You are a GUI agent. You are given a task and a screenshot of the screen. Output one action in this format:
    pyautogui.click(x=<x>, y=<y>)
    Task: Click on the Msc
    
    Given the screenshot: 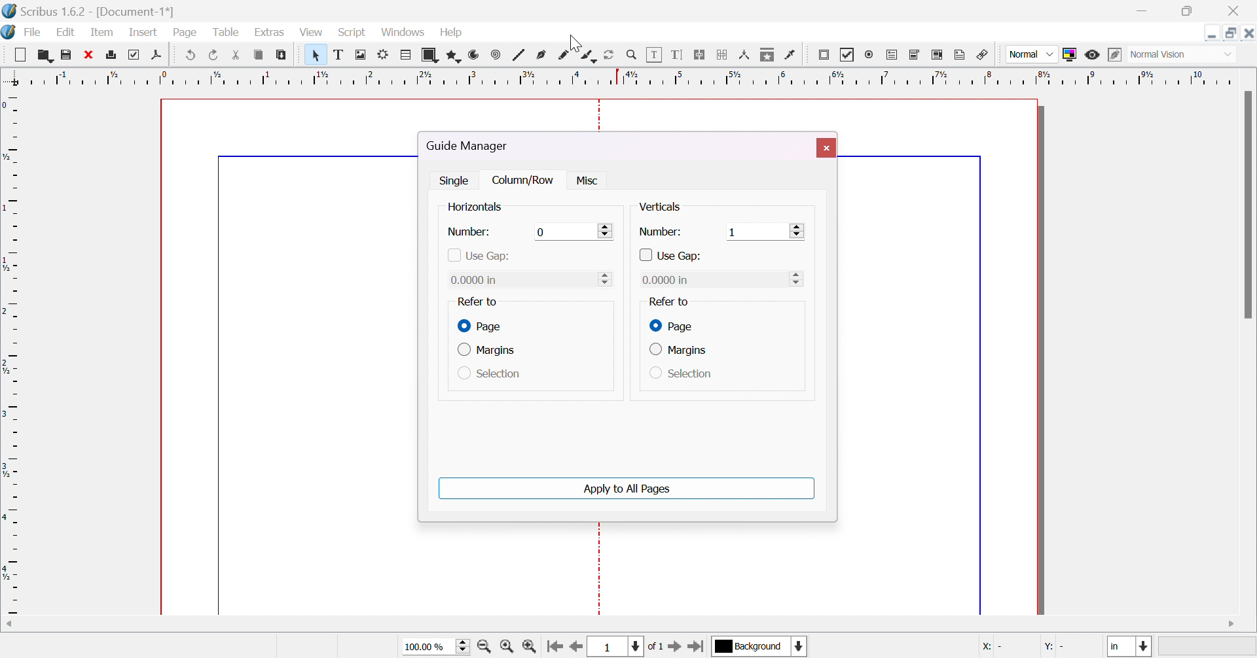 What is the action you would take?
    pyautogui.click(x=585, y=181)
    